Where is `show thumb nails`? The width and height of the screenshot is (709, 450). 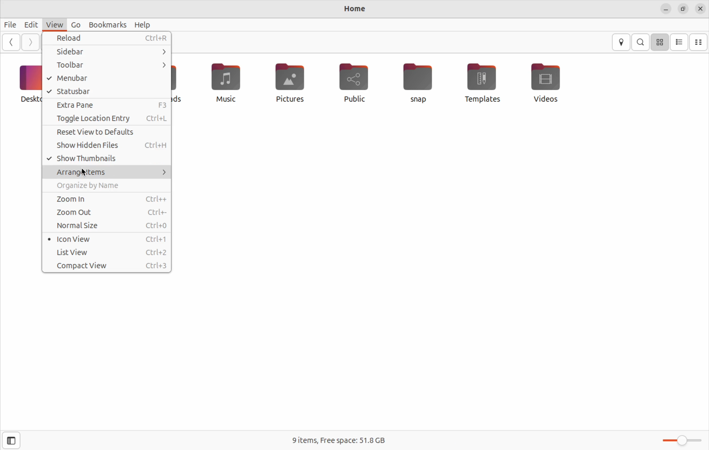
show thumb nails is located at coordinates (107, 159).